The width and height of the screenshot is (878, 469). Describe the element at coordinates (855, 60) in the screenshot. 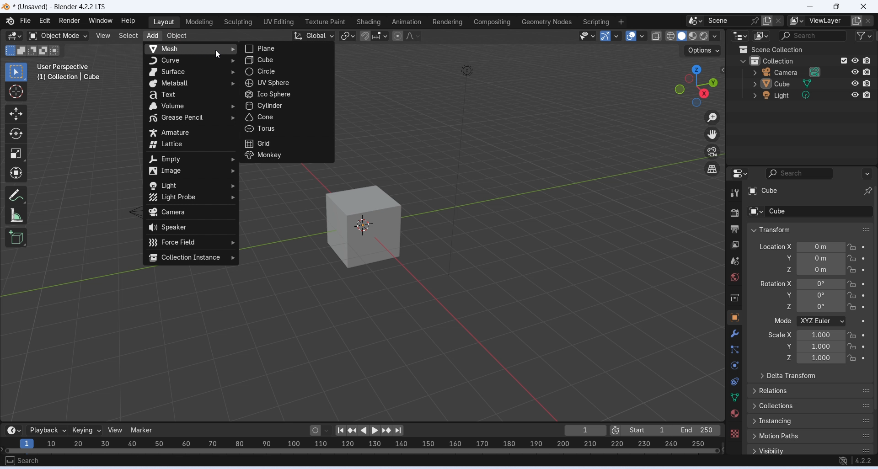

I see `hide in viewport` at that location.